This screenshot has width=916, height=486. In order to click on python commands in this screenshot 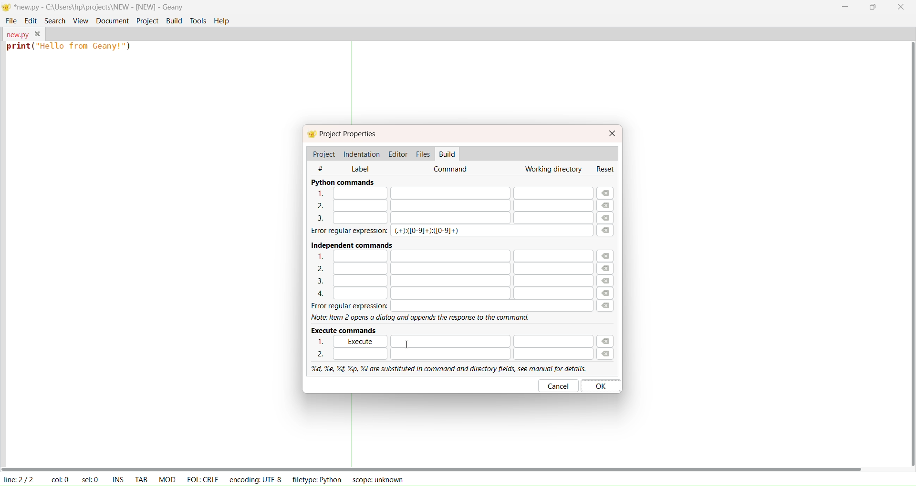, I will do `click(343, 182)`.